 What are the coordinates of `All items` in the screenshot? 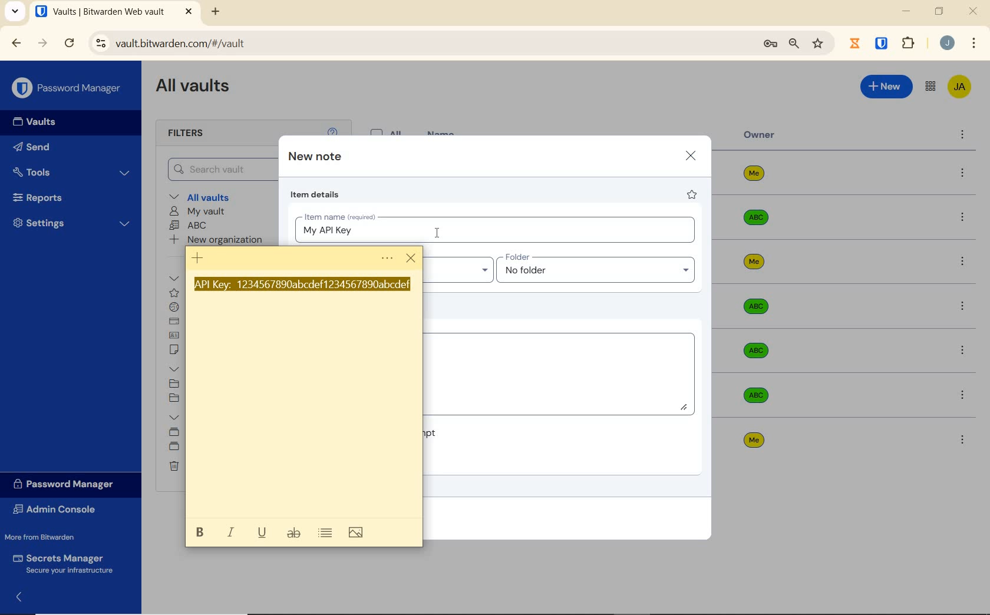 It's located at (176, 279).